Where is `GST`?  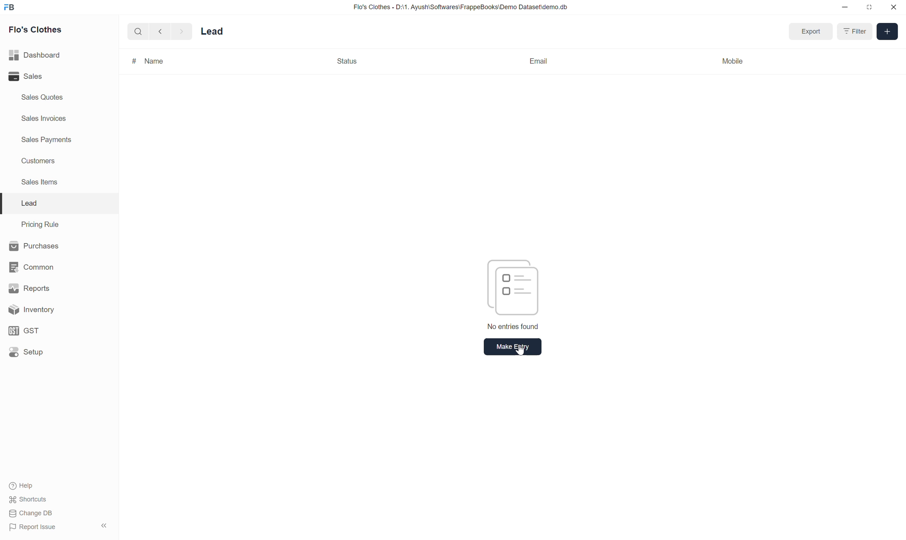 GST is located at coordinates (25, 331).